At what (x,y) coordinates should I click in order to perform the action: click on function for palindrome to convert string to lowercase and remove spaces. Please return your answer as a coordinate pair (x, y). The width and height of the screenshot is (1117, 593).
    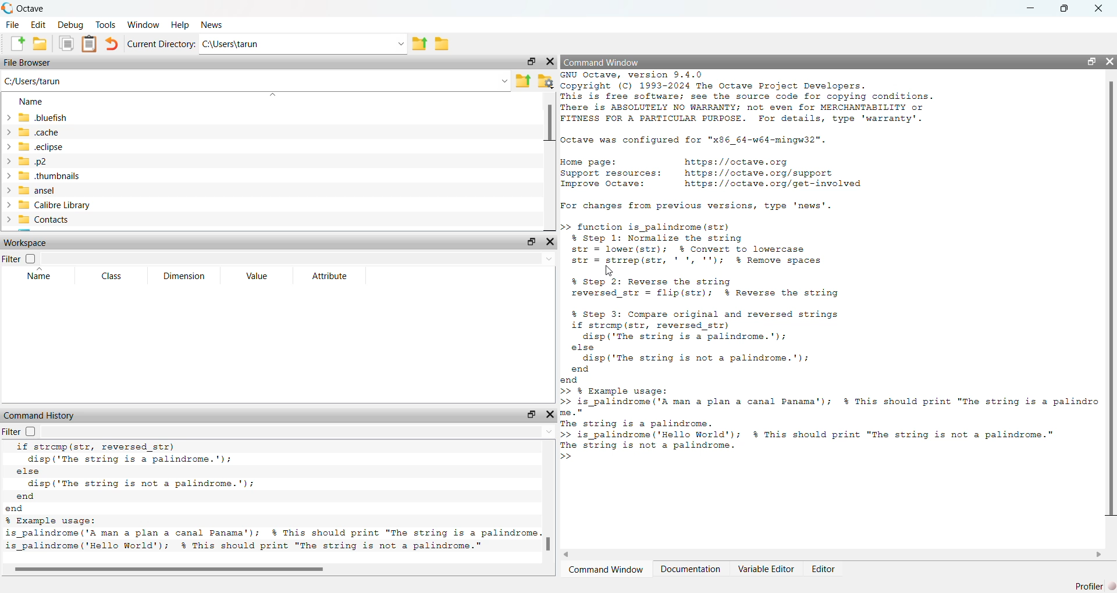
    Looking at the image, I should click on (711, 244).